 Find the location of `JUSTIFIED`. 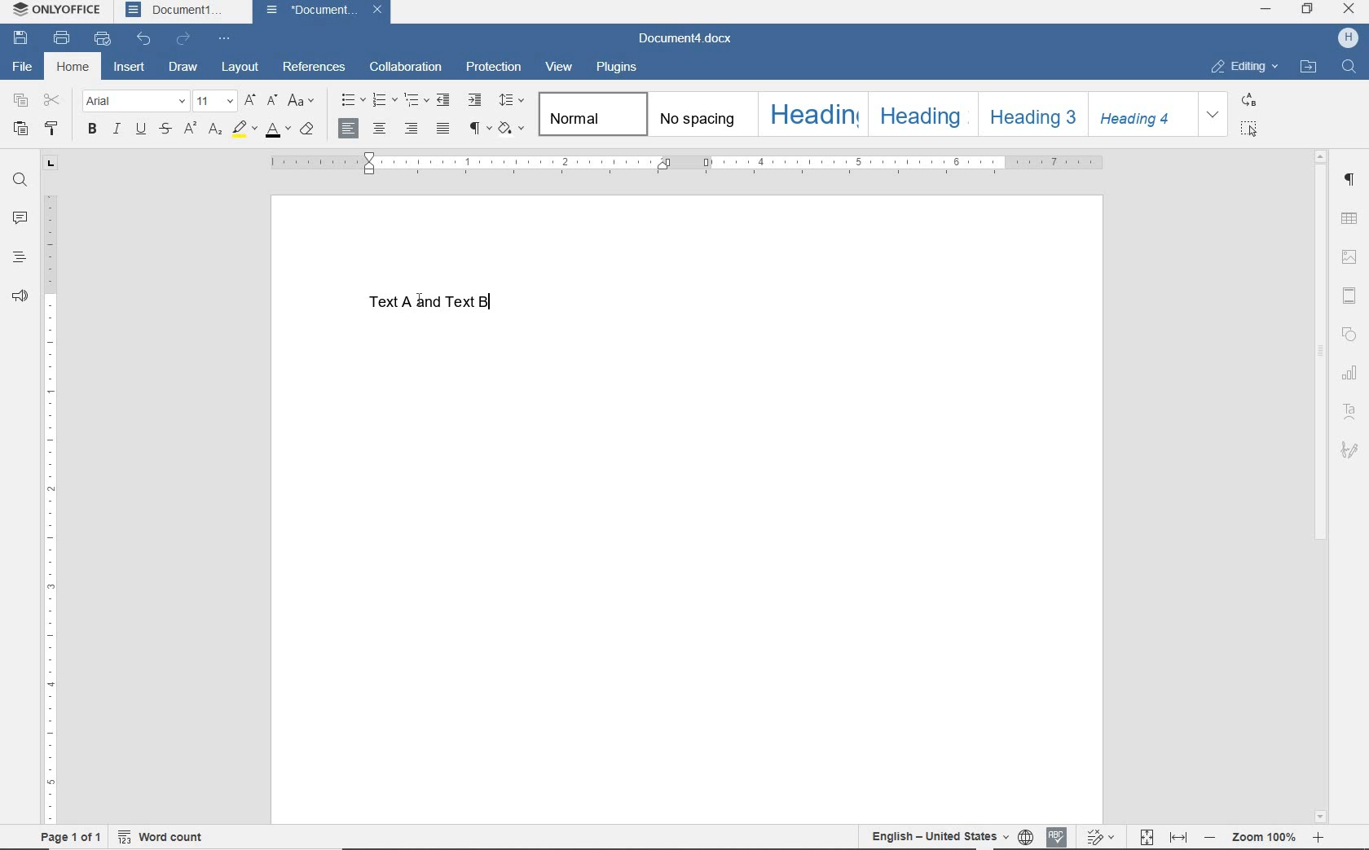

JUSTIFIED is located at coordinates (444, 130).